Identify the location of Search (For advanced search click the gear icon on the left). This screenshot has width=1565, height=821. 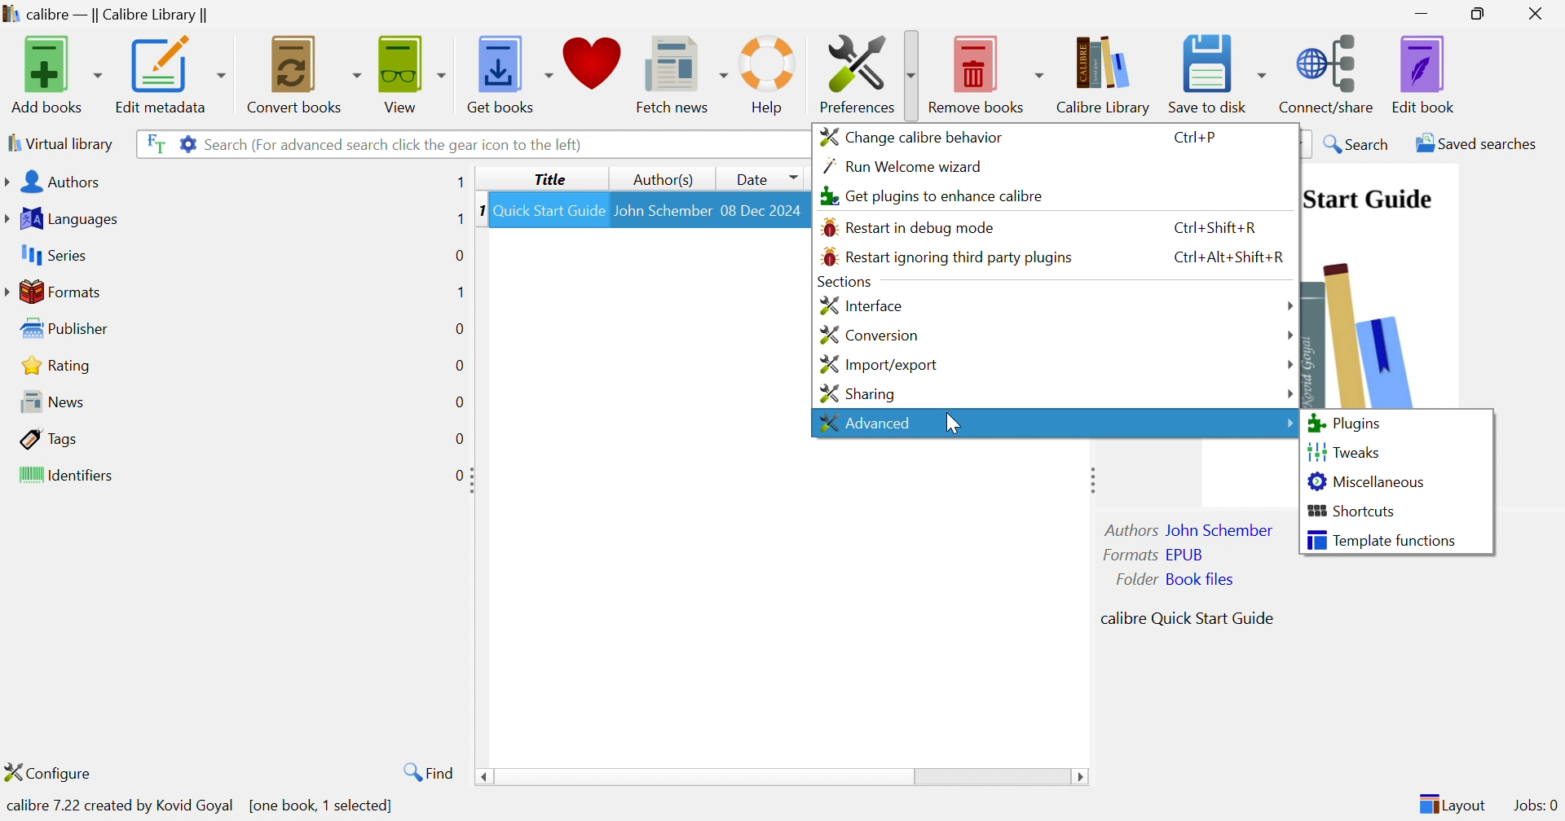
(395, 144).